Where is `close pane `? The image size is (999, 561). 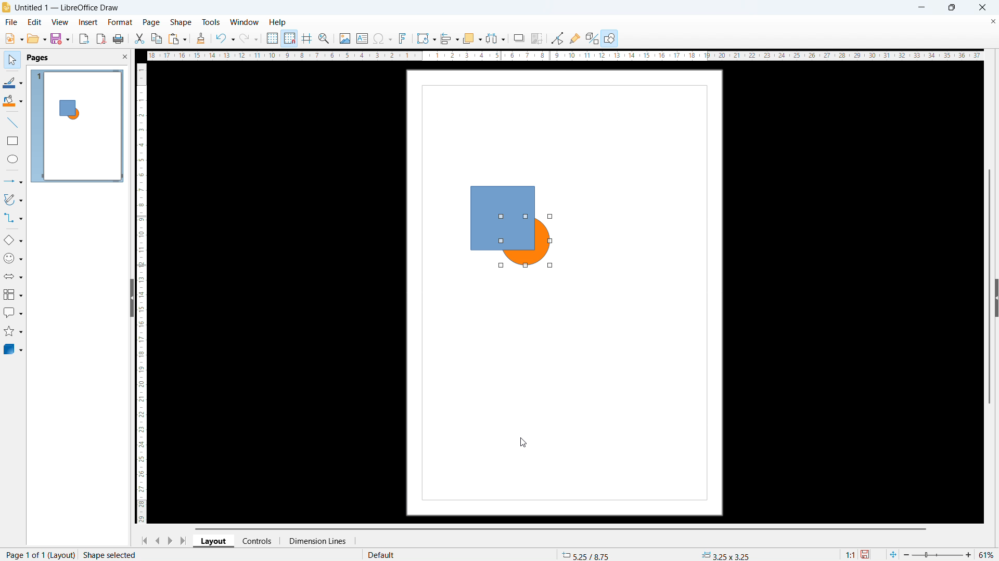
close pane  is located at coordinates (124, 56).